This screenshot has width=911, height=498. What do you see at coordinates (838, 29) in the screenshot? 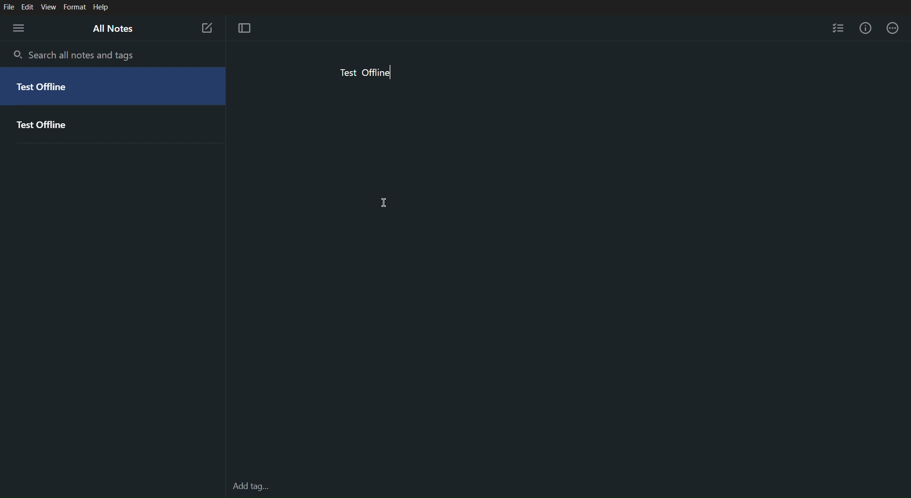
I see `Checklist` at bounding box center [838, 29].